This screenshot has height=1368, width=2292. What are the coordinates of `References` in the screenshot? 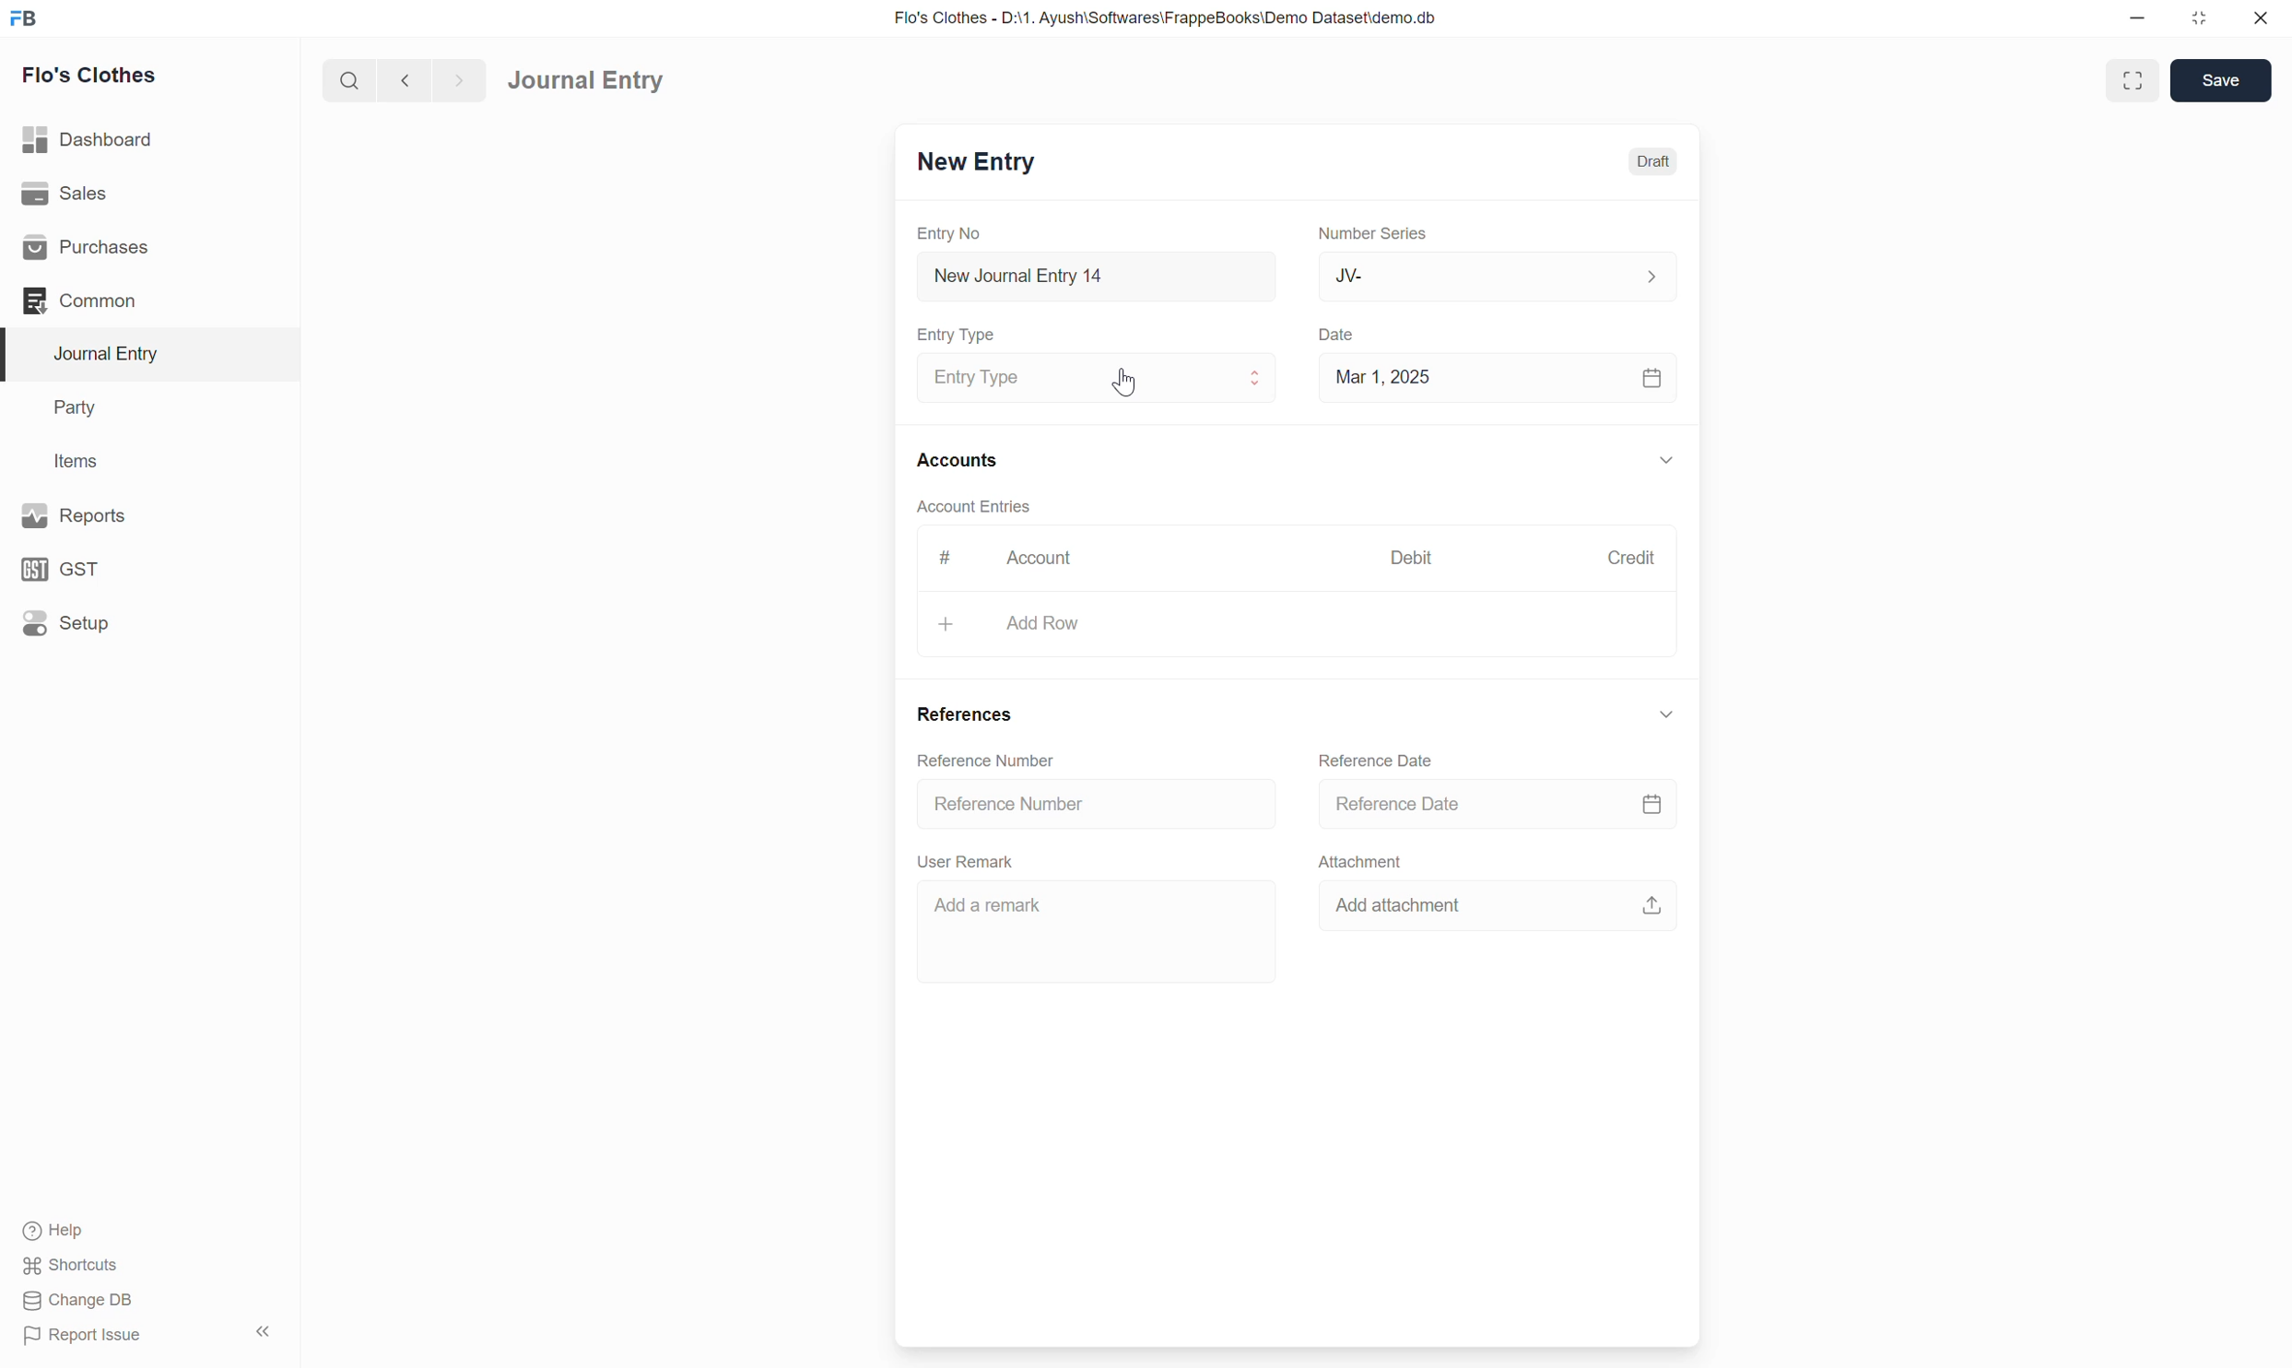 It's located at (964, 713).